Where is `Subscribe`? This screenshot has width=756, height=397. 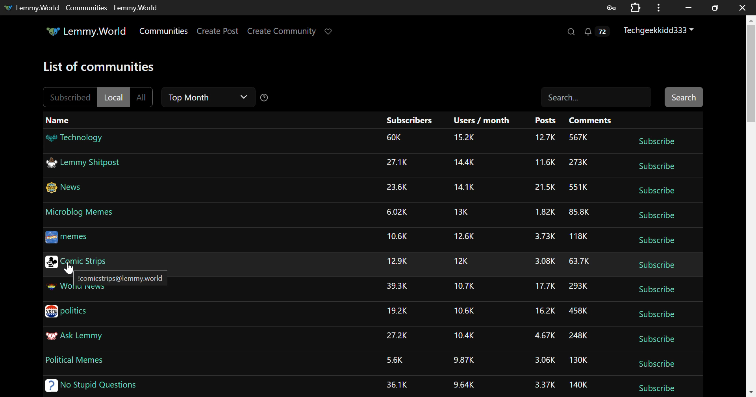 Subscribe is located at coordinates (655, 167).